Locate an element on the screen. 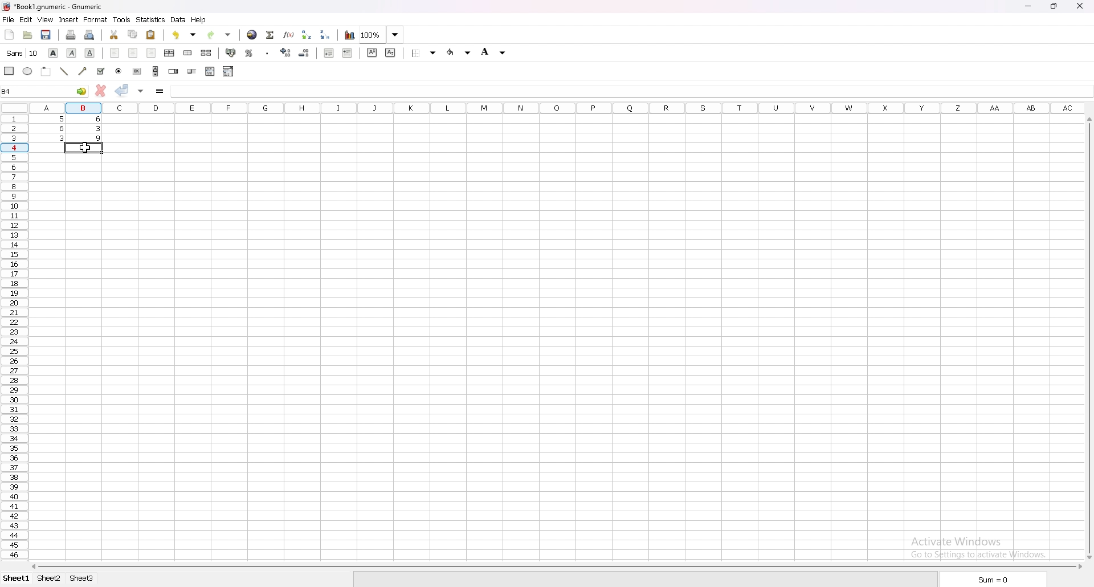  paste is located at coordinates (152, 34).